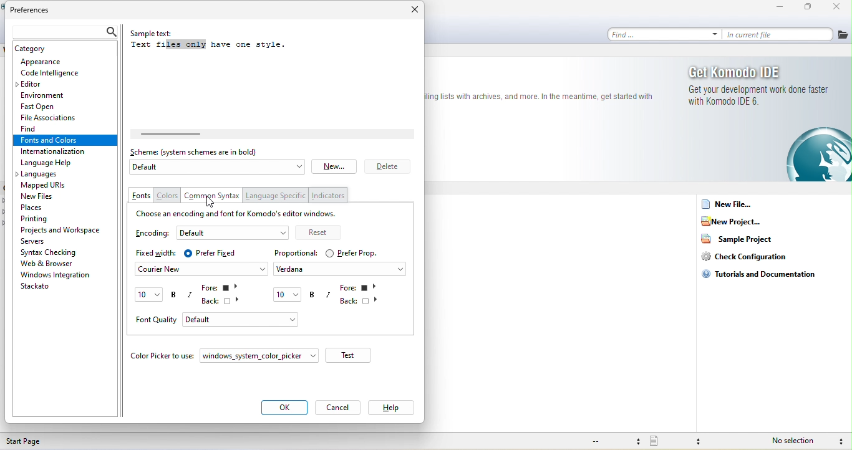 Image resolution: width=852 pixels, height=450 pixels. Describe the element at coordinates (150, 296) in the screenshot. I see `10` at that location.